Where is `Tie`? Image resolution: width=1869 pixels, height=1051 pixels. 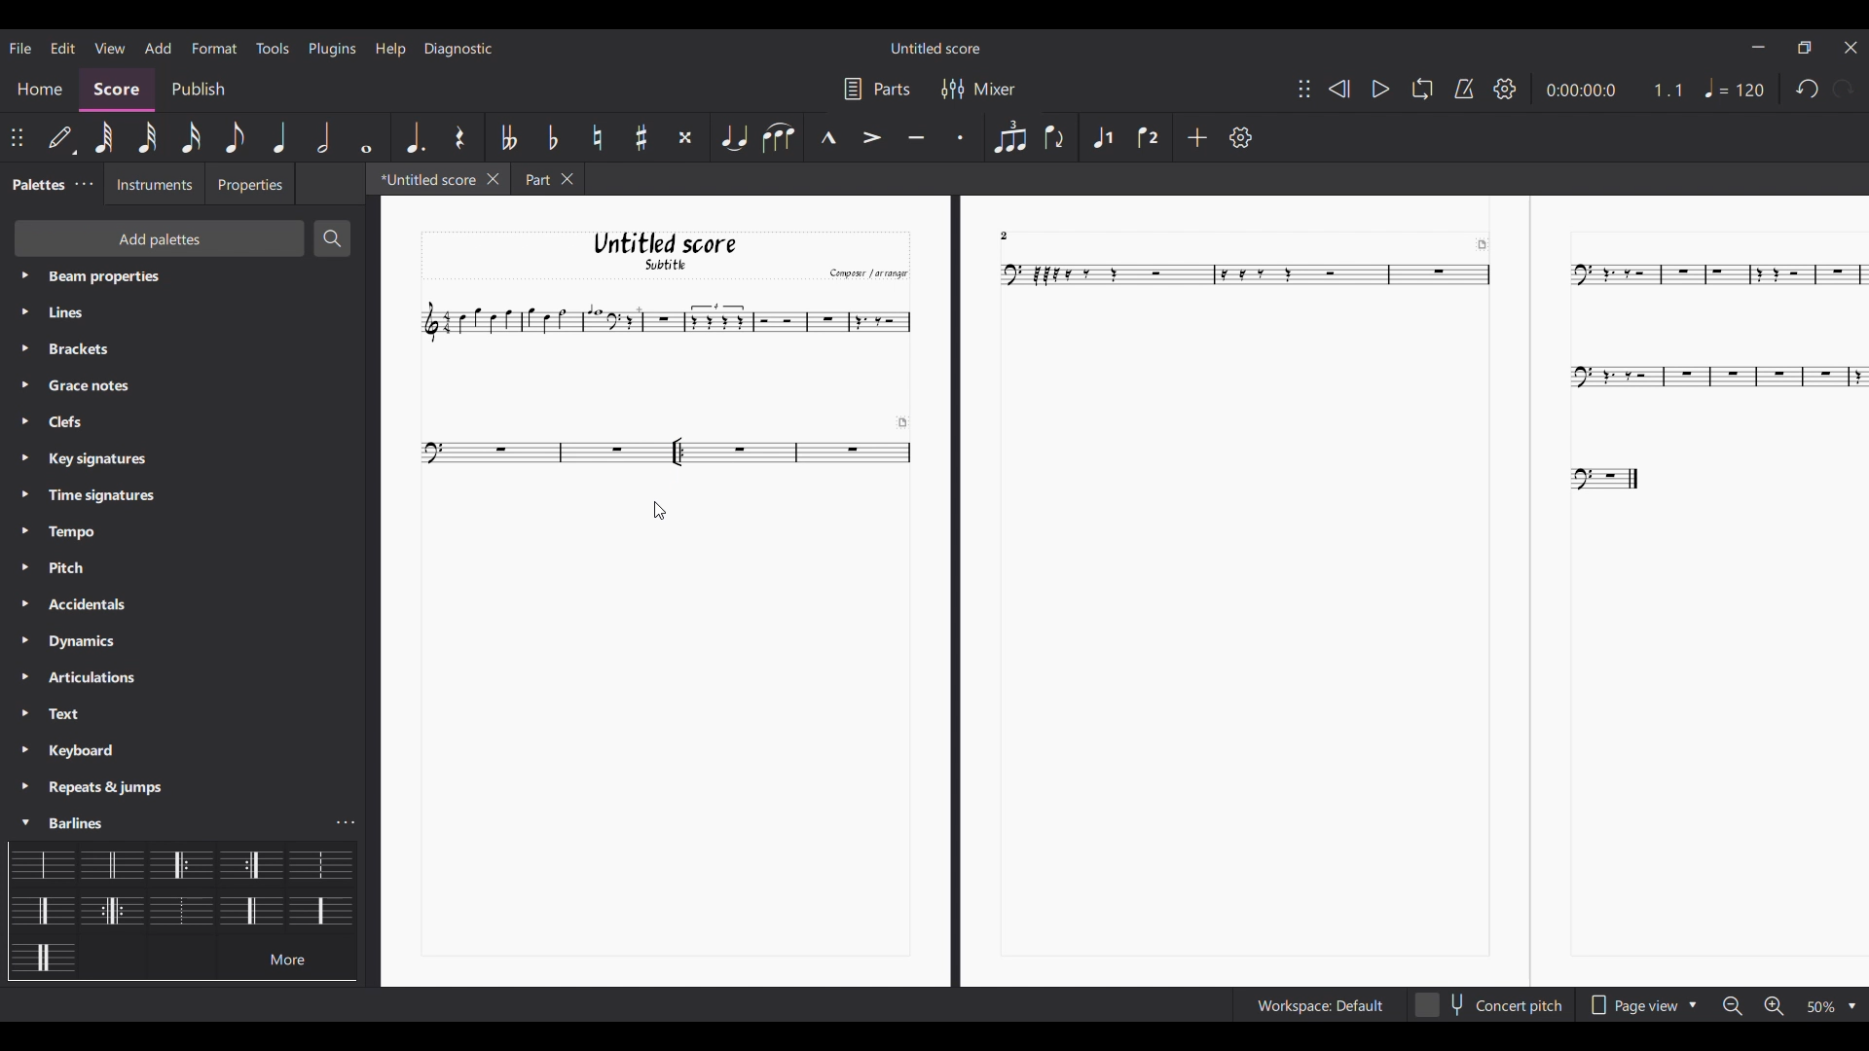
Tie is located at coordinates (734, 137).